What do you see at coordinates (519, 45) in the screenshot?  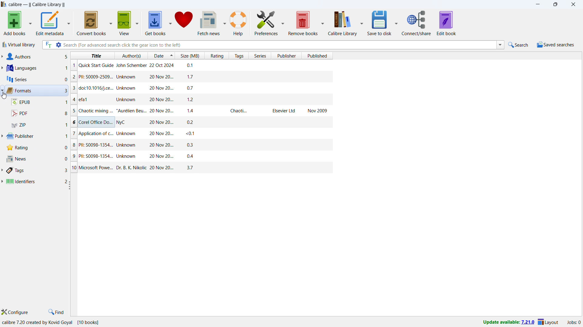 I see `do a quick search` at bounding box center [519, 45].